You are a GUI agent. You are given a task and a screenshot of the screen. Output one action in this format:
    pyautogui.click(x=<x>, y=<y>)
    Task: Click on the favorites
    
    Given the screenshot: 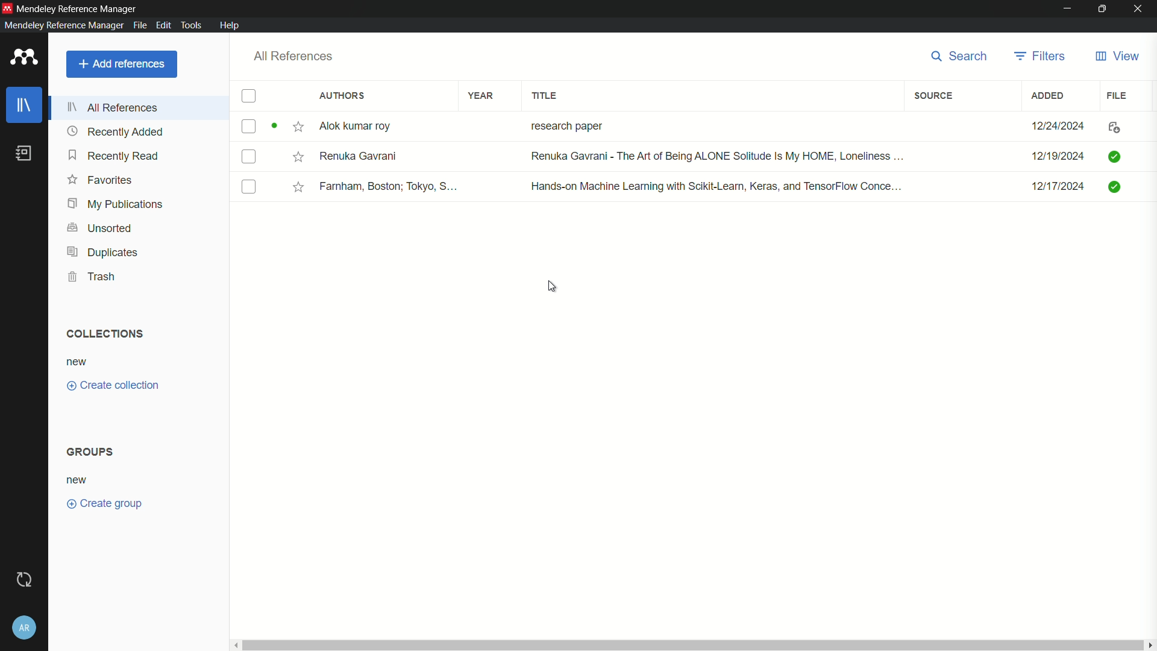 What is the action you would take?
    pyautogui.click(x=102, y=180)
    